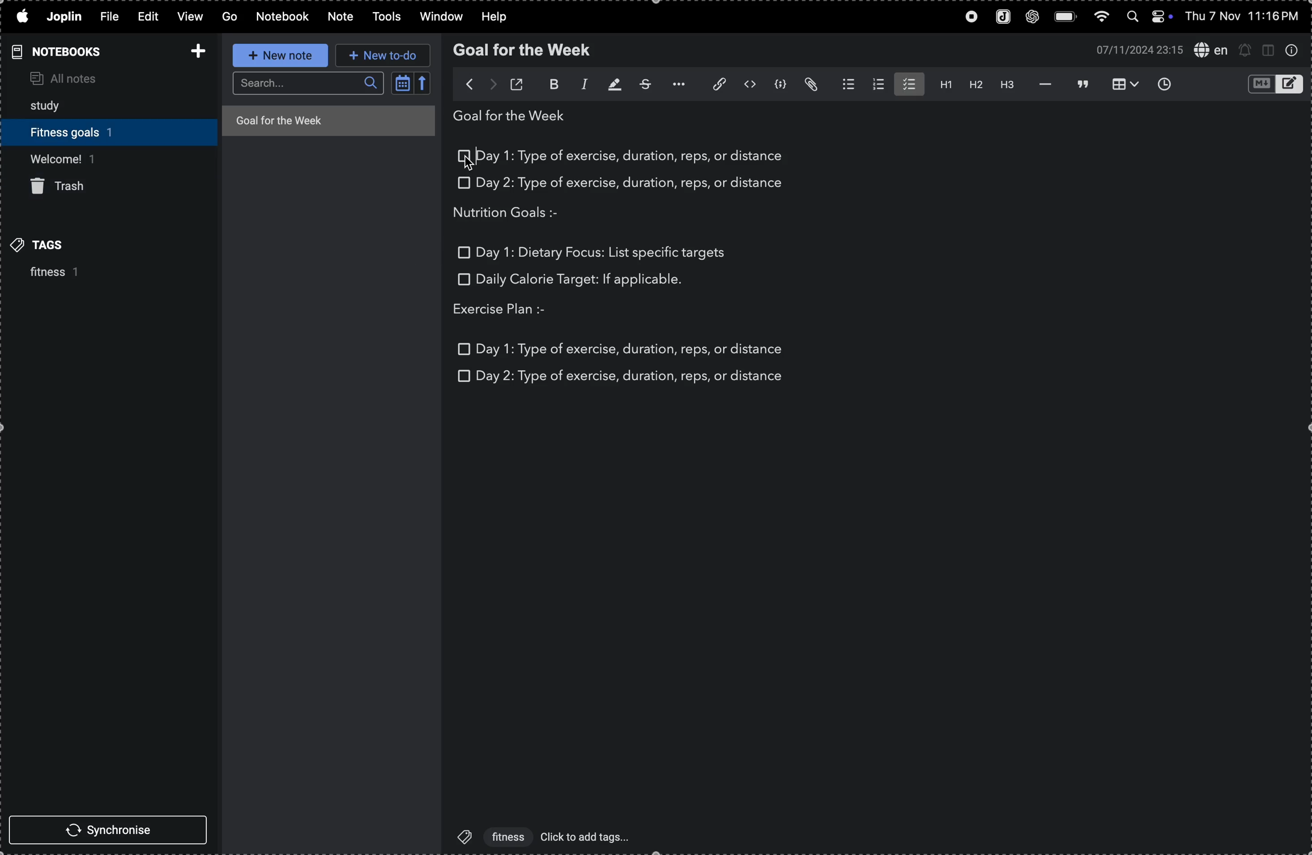 This screenshot has height=855, width=1312. Describe the element at coordinates (64, 17) in the screenshot. I see `joplin` at that location.